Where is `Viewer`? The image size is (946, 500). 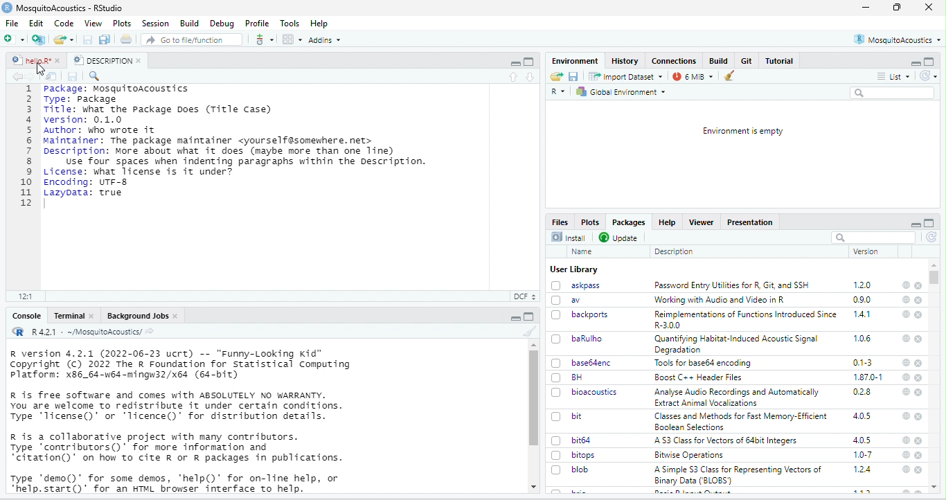
Viewer is located at coordinates (703, 222).